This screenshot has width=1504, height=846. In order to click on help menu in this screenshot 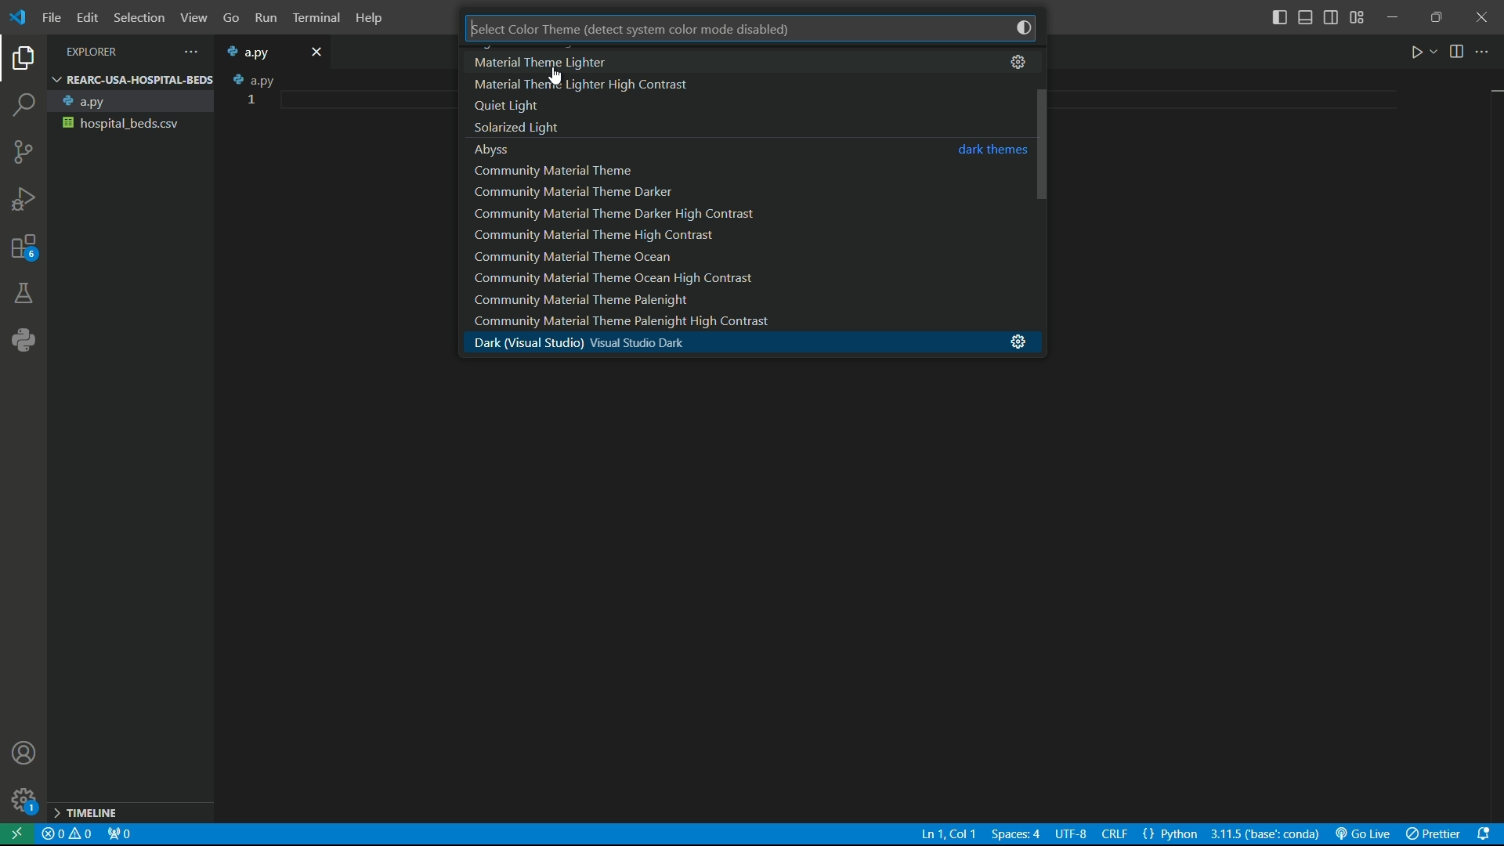, I will do `click(371, 18)`.